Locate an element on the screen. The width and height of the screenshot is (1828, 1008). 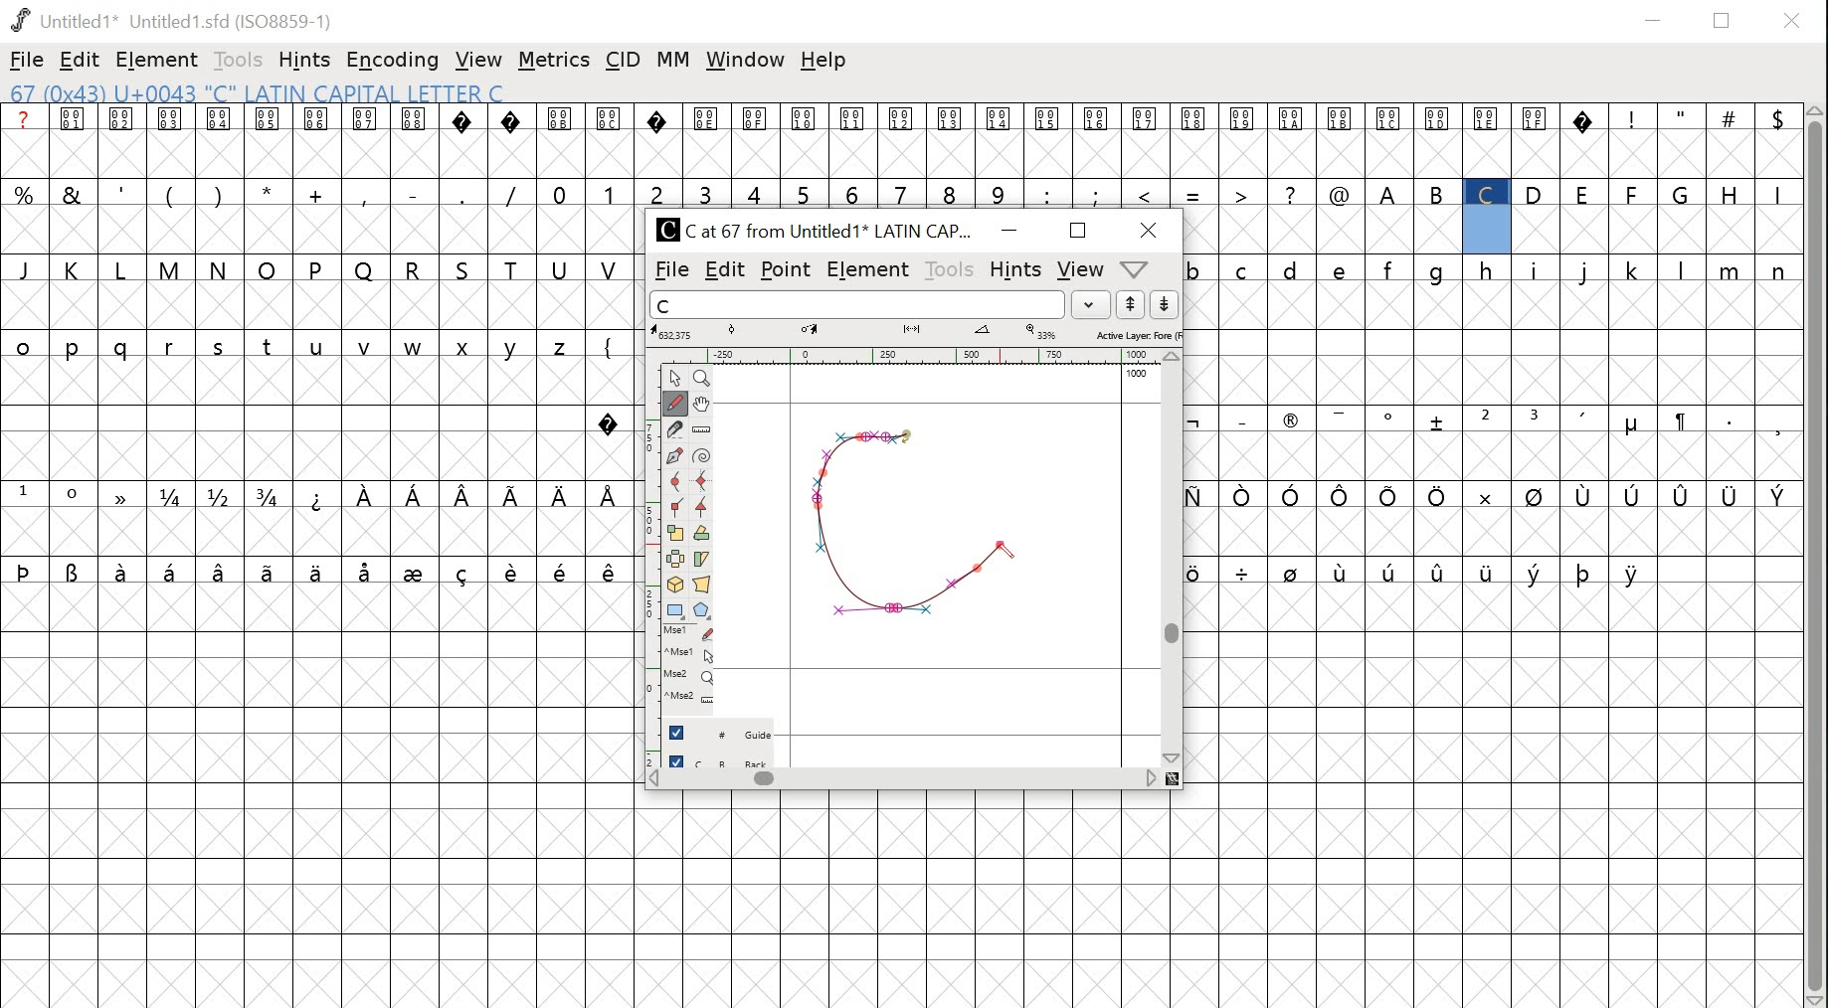
rectangle/ellipse is located at coordinates (678, 610).